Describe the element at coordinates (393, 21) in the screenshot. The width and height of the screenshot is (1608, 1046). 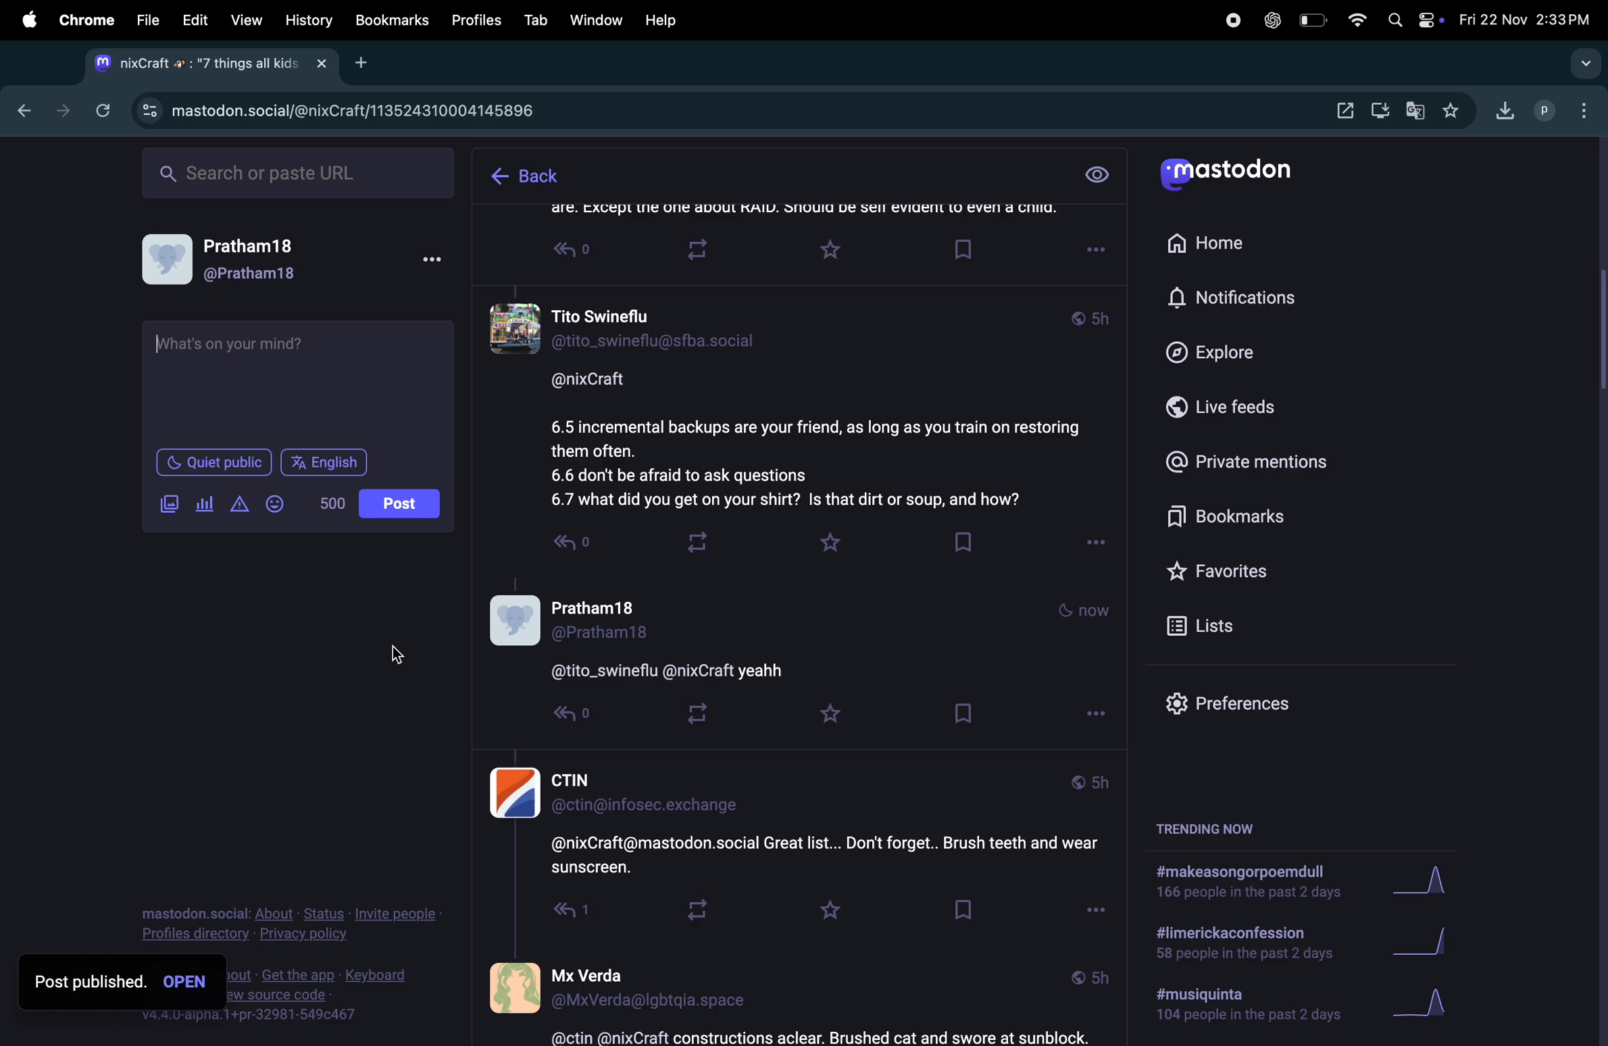
I see `bookmark` at that location.